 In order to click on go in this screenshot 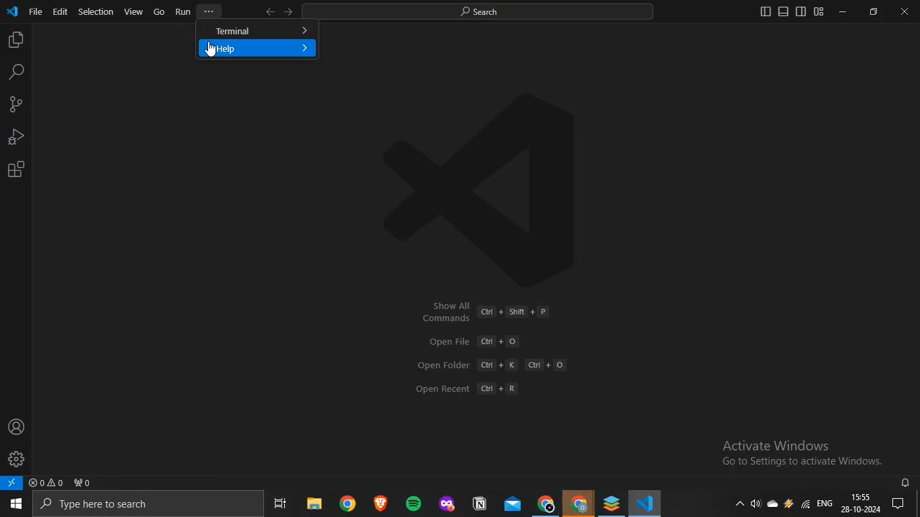, I will do `click(160, 11)`.